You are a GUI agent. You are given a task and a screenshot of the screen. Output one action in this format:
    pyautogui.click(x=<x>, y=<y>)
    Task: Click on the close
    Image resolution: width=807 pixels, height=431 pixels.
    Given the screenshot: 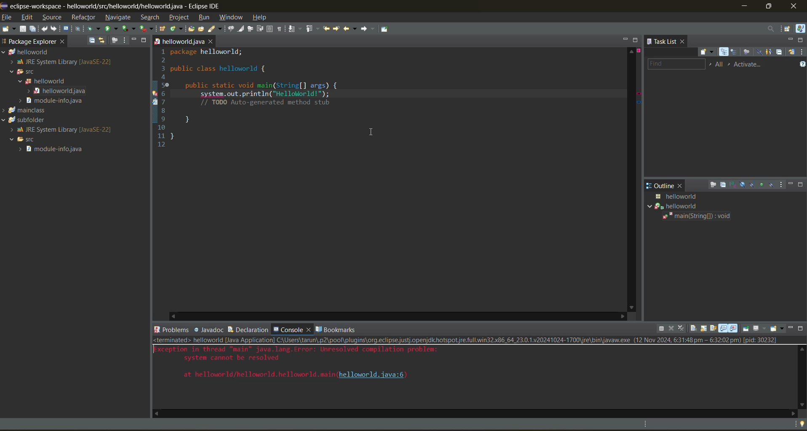 What is the action you would take?
    pyautogui.click(x=681, y=185)
    